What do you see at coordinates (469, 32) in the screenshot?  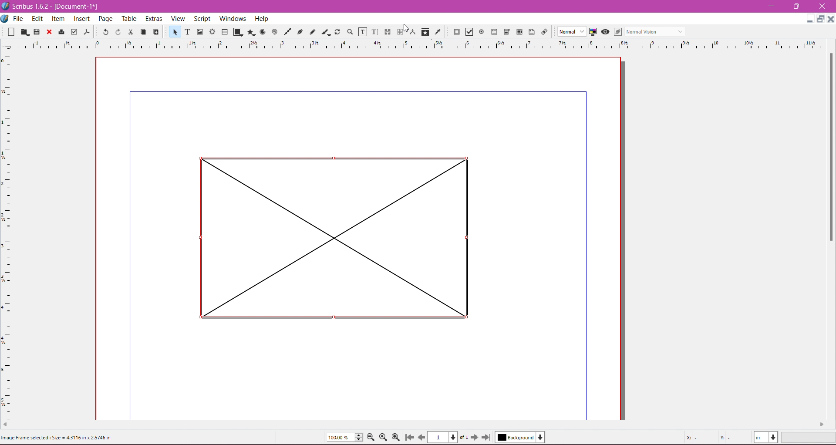 I see `PDF Check Box` at bounding box center [469, 32].